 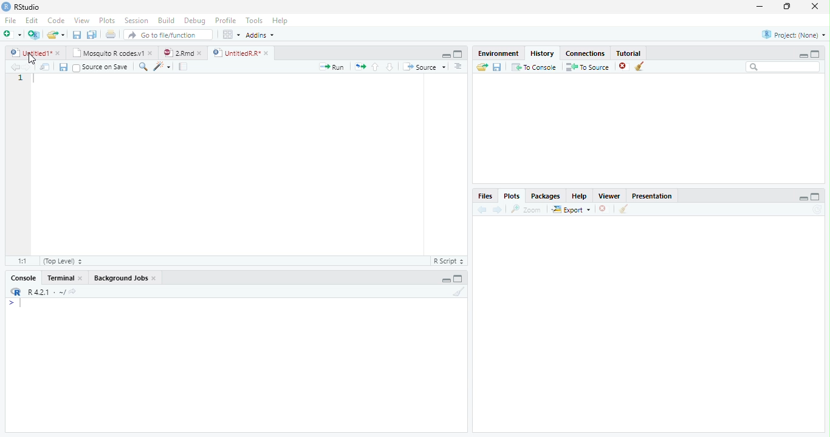 What do you see at coordinates (28, 53) in the screenshot?
I see `Untitled1` at bounding box center [28, 53].